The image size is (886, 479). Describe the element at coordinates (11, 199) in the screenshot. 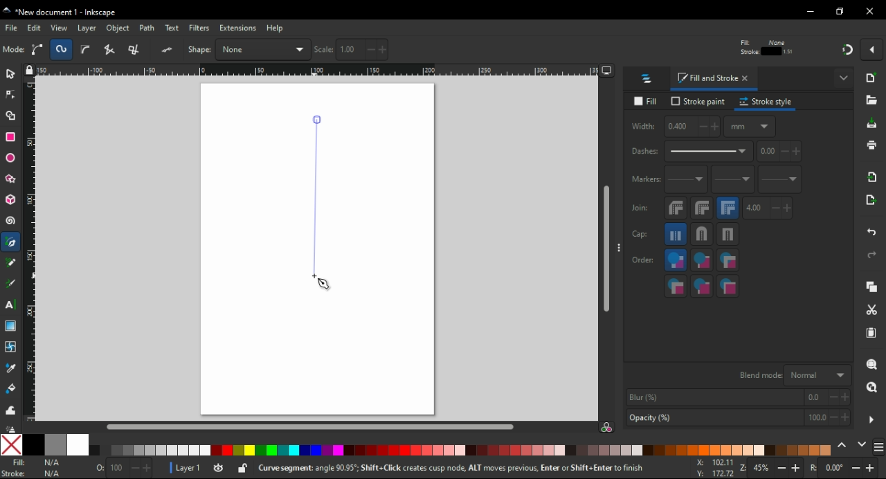

I see `3D box tool` at that location.